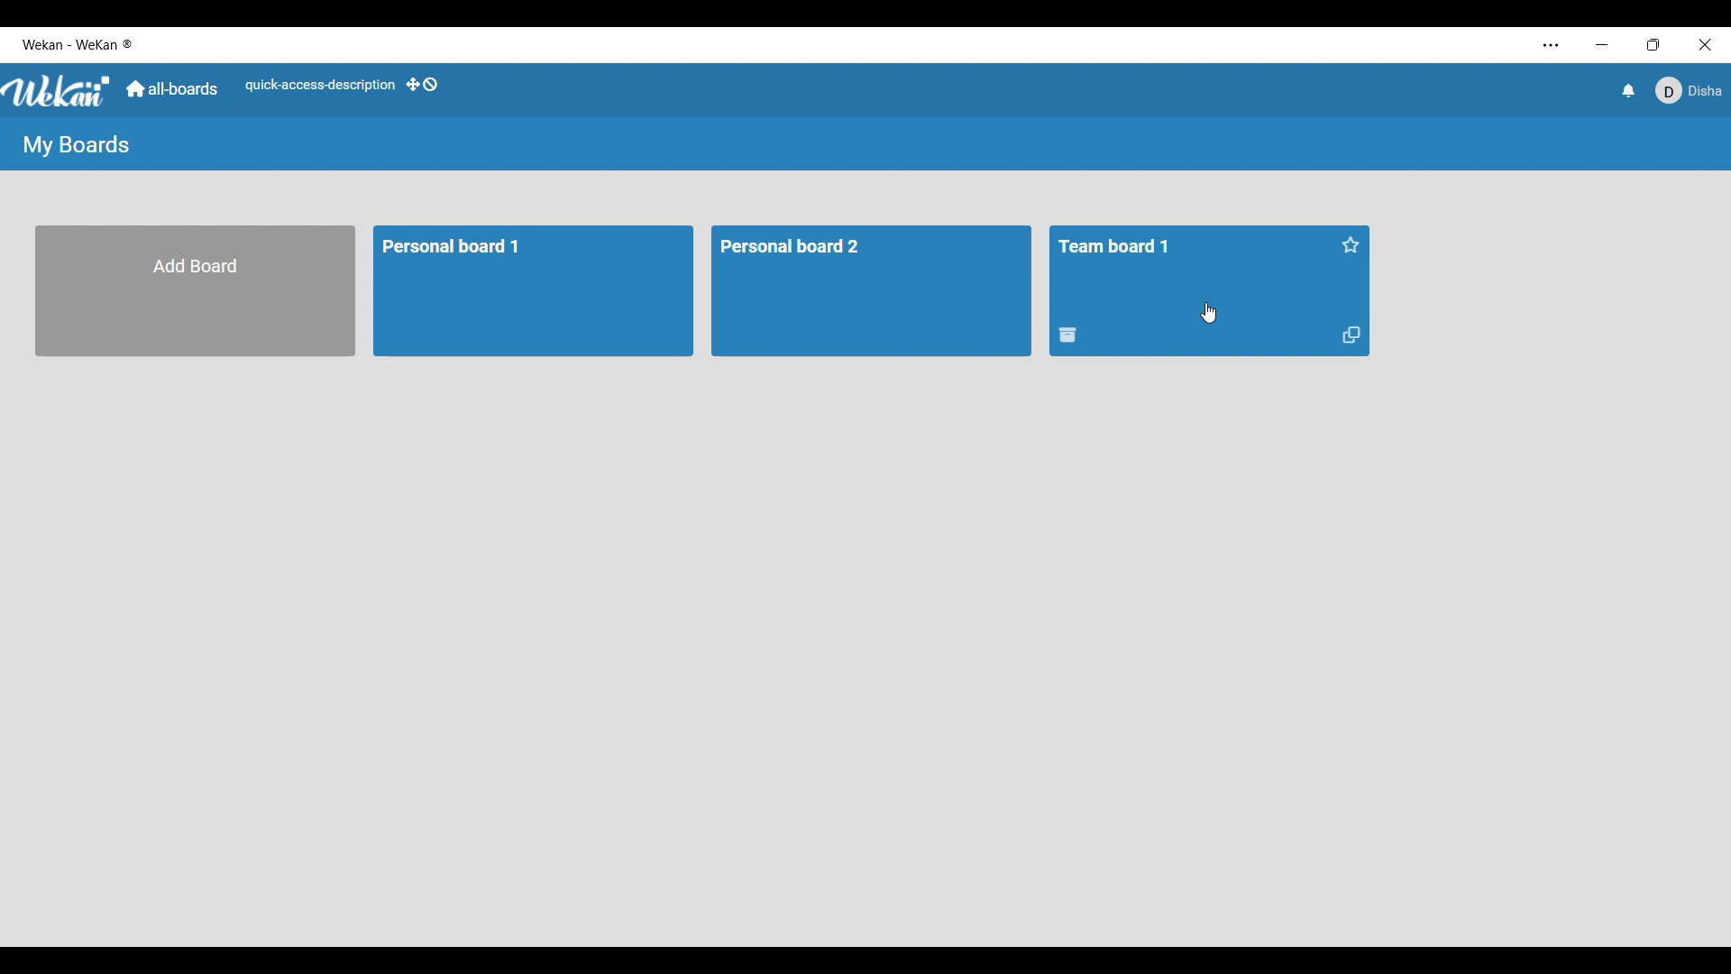 Image resolution: width=1731 pixels, height=974 pixels. What do you see at coordinates (1689, 91) in the screenshot?
I see `Current account ` at bounding box center [1689, 91].